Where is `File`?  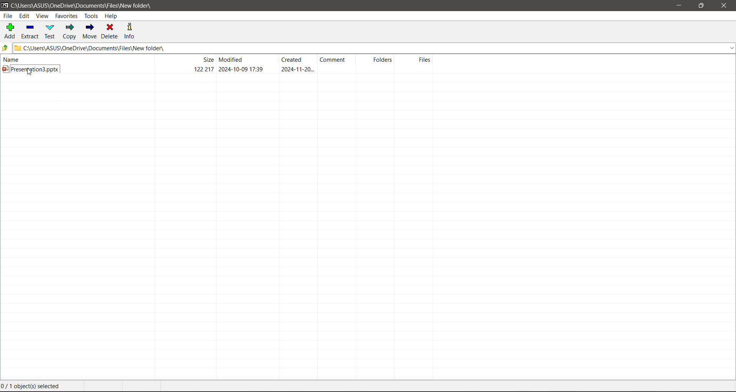
File is located at coordinates (8, 16).